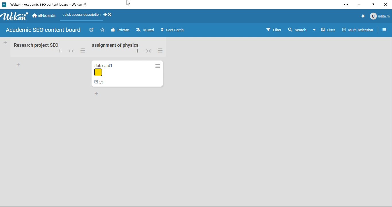 The image size is (392, 207). Describe the element at coordinates (5, 42) in the screenshot. I see `Add Card` at that location.